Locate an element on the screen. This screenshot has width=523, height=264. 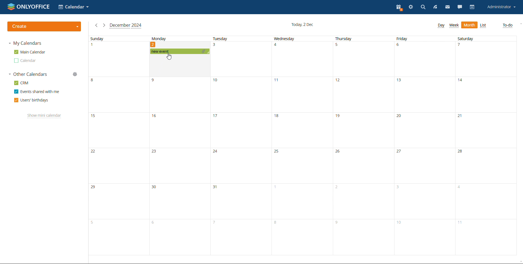
6 is located at coordinates (399, 46).